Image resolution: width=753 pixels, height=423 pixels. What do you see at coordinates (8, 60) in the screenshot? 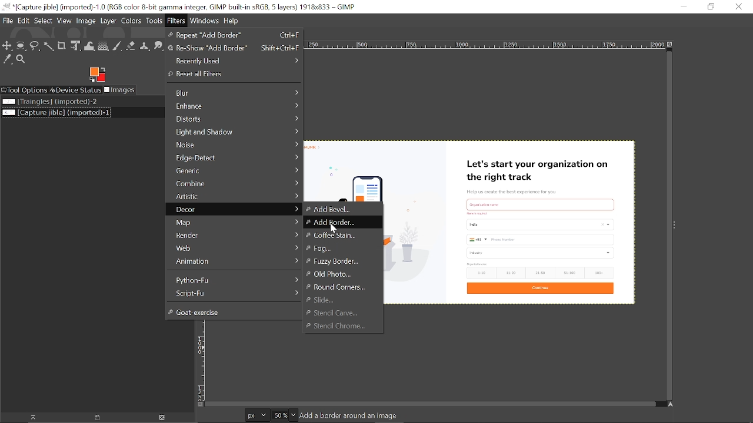
I see `Color picker tool` at bounding box center [8, 60].